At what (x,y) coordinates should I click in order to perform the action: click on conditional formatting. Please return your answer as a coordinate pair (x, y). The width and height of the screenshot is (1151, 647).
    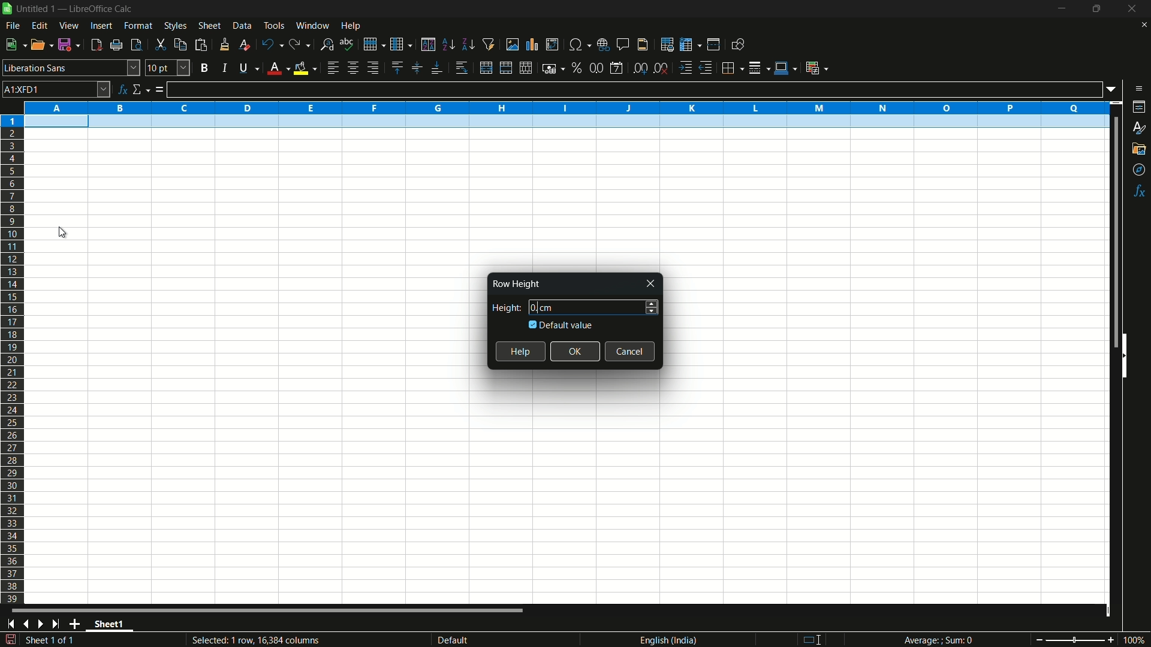
    Looking at the image, I should click on (816, 68).